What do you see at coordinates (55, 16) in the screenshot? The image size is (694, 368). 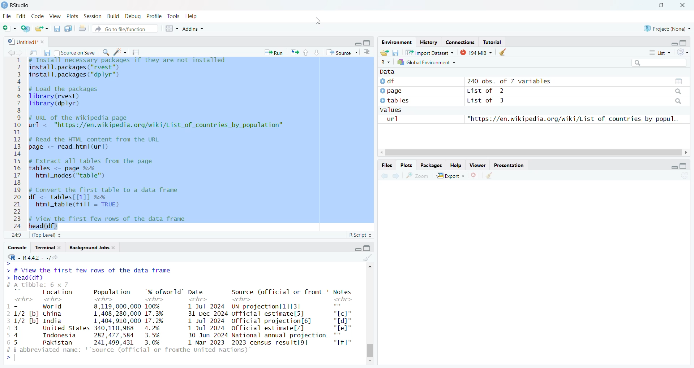 I see `View` at bounding box center [55, 16].